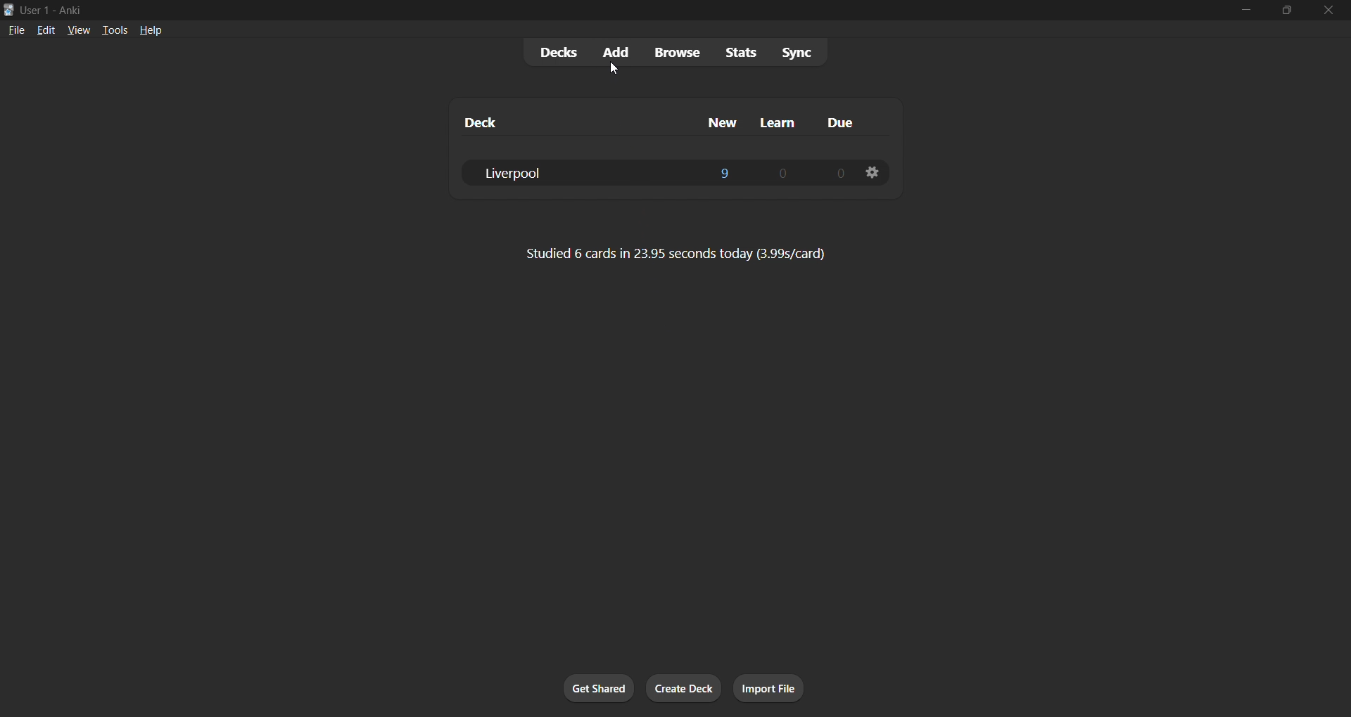  Describe the element at coordinates (673, 52) in the screenshot. I see `browse` at that location.